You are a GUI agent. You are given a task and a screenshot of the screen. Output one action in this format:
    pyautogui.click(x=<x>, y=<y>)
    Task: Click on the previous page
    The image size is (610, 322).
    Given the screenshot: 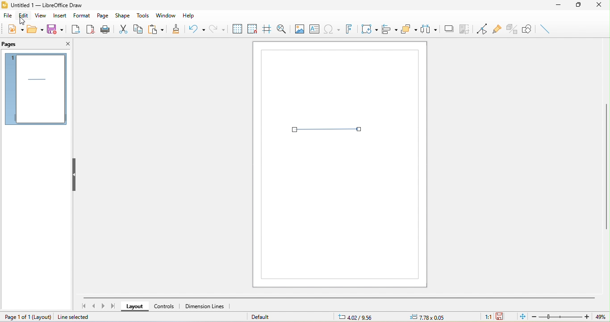 What is the action you would take?
    pyautogui.click(x=94, y=306)
    